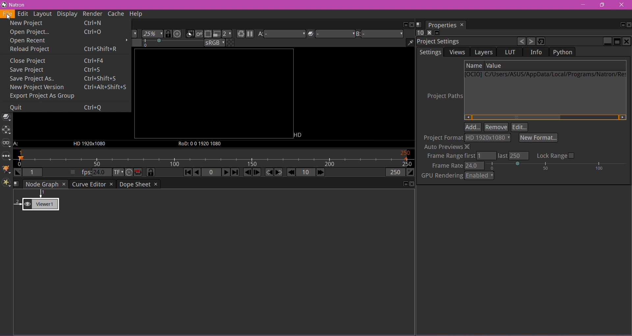 This screenshot has width=632, height=336. What do you see at coordinates (545, 117) in the screenshot?
I see `Horizontal Scroll Bar` at bounding box center [545, 117].